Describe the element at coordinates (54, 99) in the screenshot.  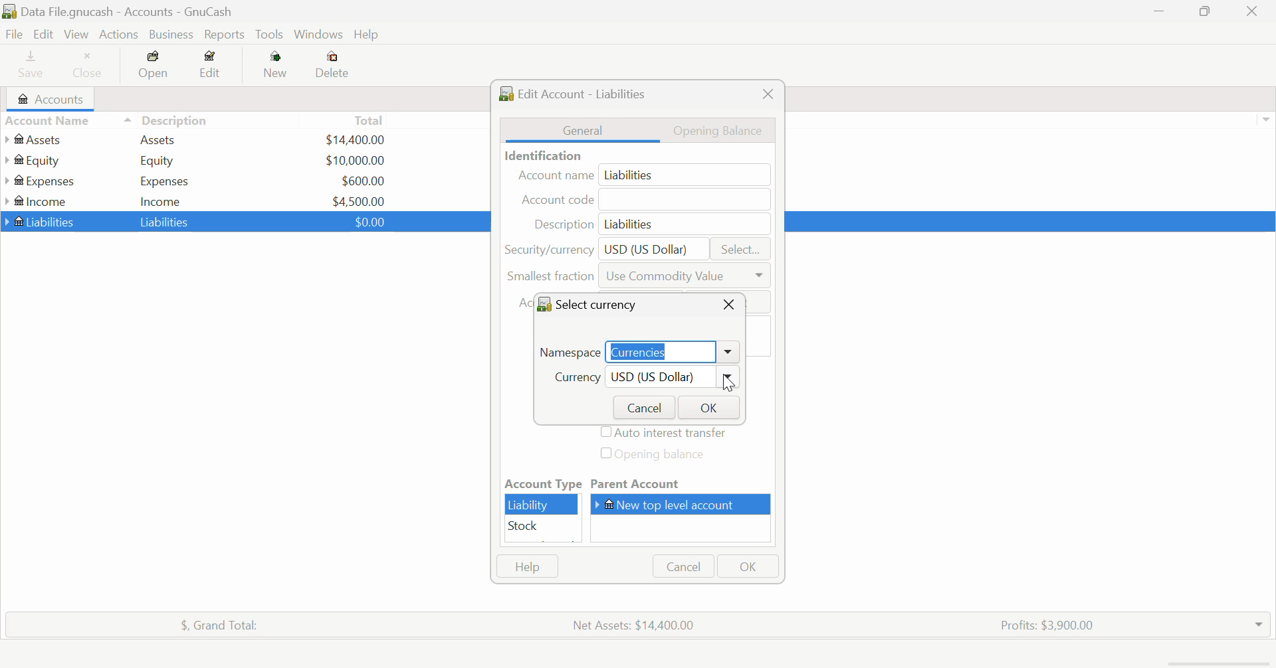
I see `Accounts Tab` at that location.